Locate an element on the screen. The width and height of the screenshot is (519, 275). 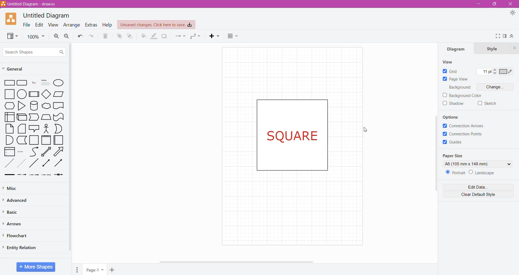
Folded Paper  is located at coordinates (59, 140).